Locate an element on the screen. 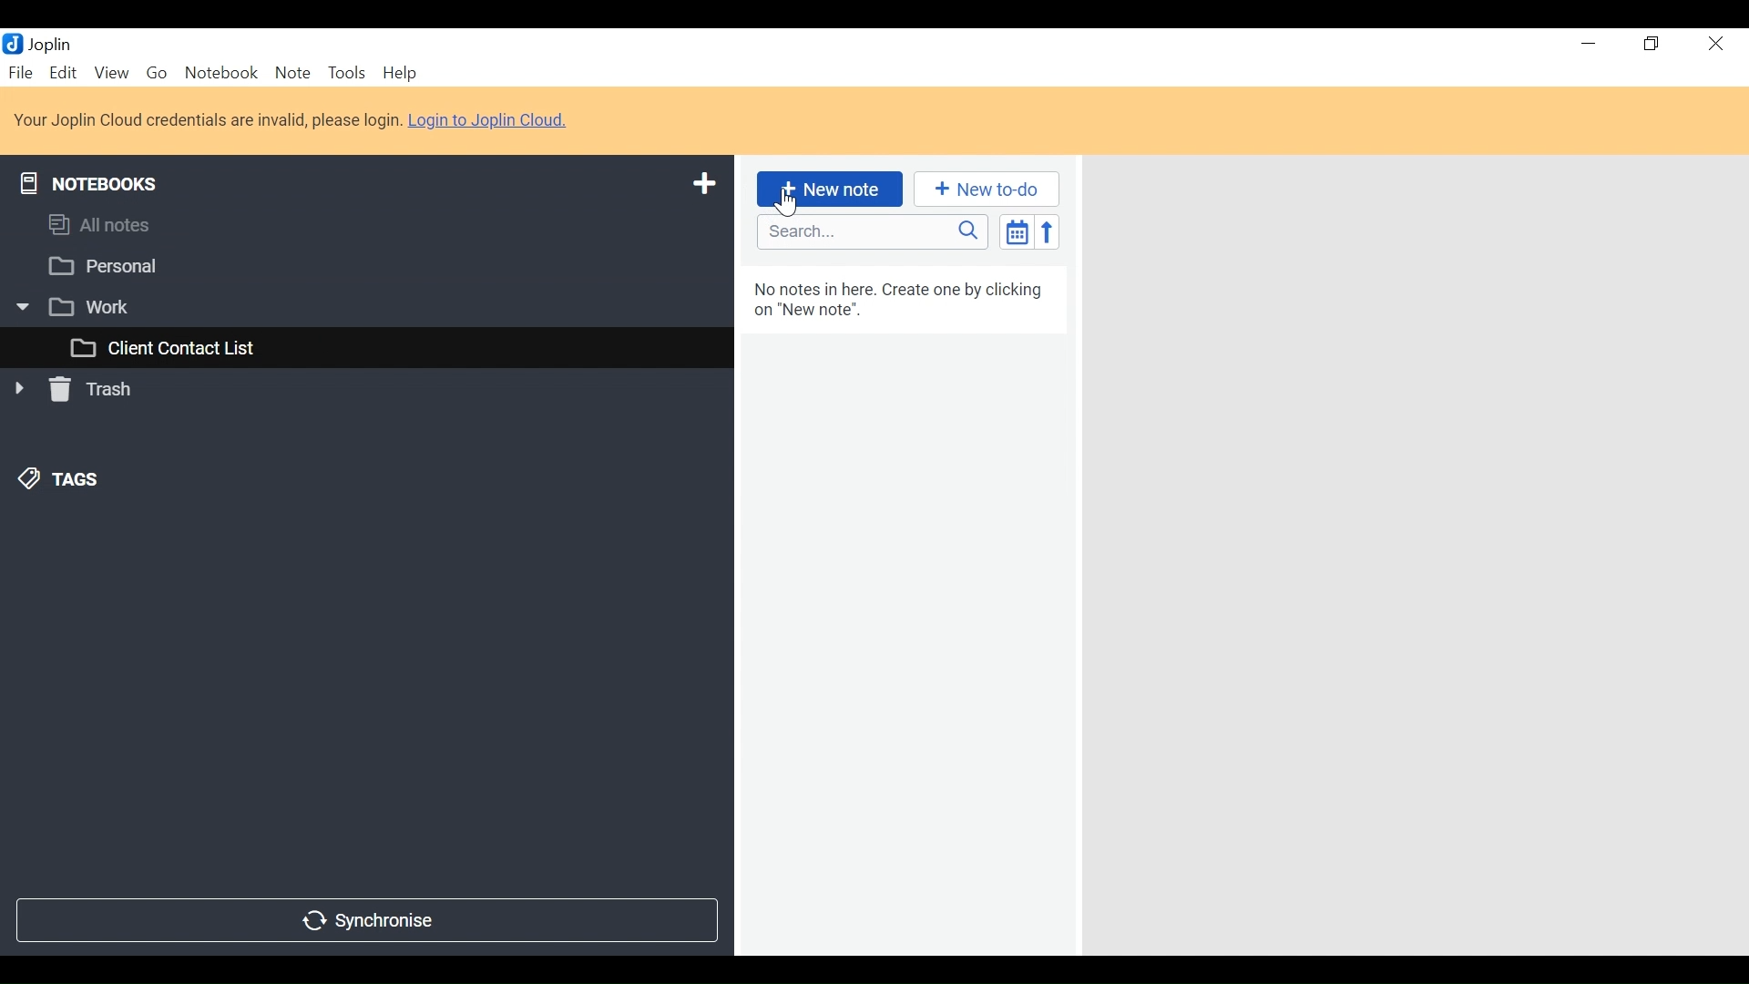 The width and height of the screenshot is (1749, 984). Tools is located at coordinates (345, 73).